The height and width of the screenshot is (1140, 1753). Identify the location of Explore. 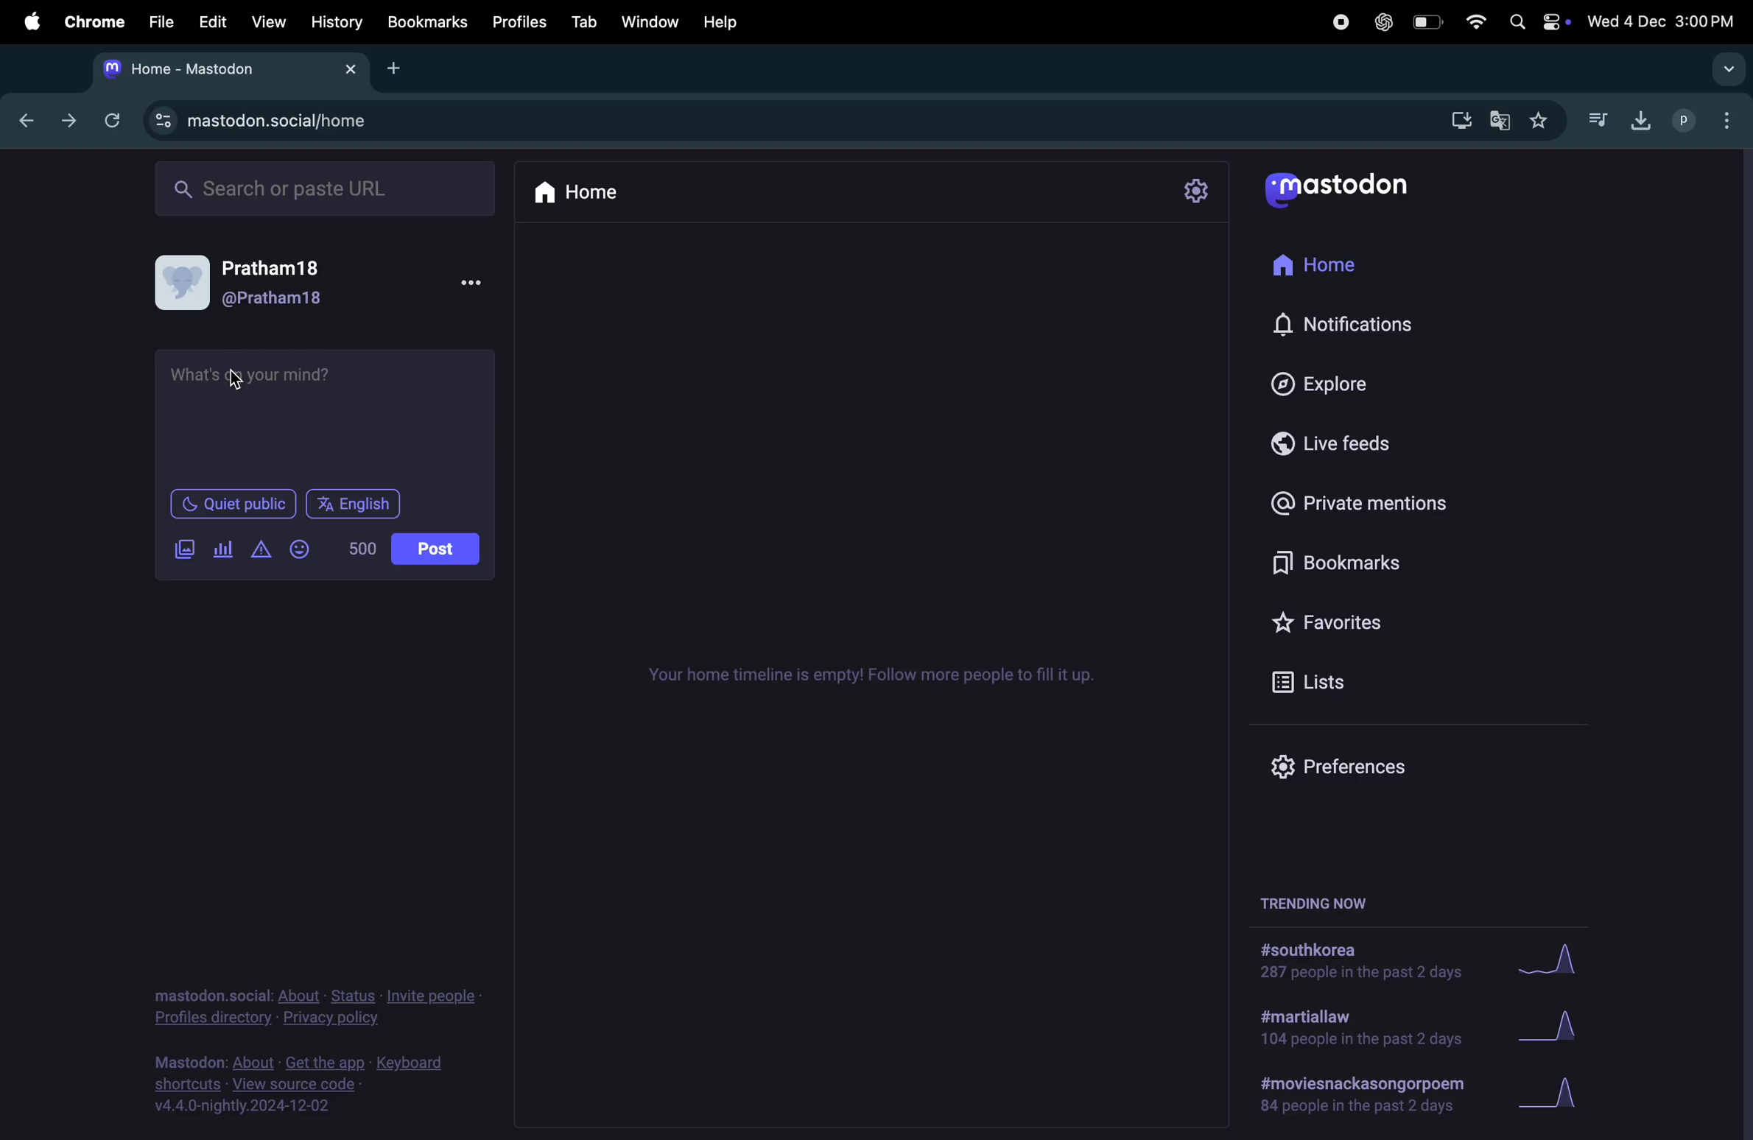
(1337, 383).